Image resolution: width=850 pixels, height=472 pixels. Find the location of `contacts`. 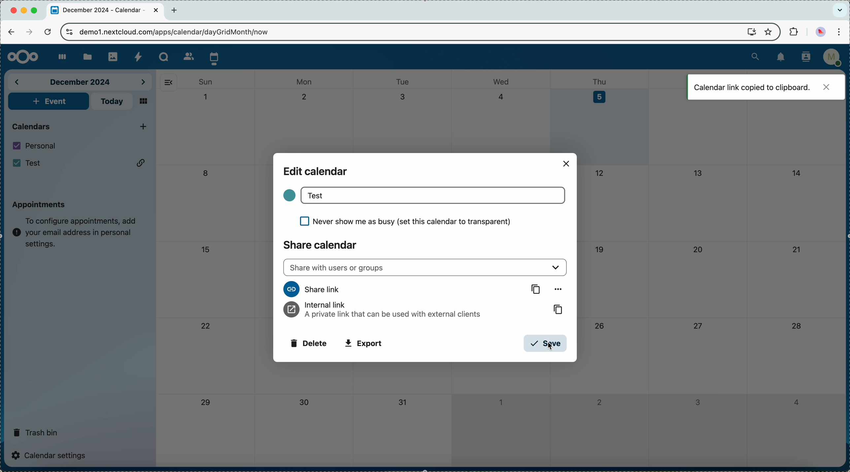

contacts is located at coordinates (186, 56).